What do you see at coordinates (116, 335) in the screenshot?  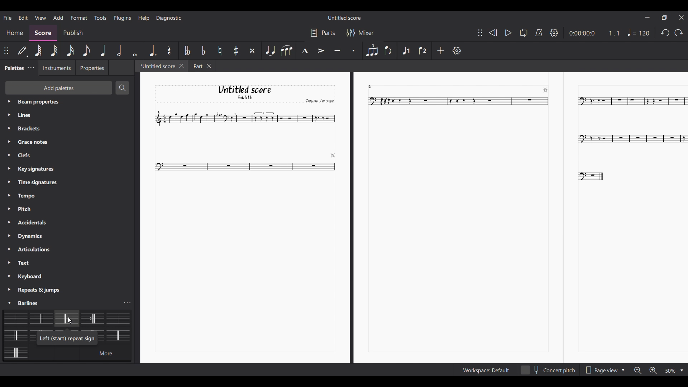 I see `Barline options` at bounding box center [116, 335].